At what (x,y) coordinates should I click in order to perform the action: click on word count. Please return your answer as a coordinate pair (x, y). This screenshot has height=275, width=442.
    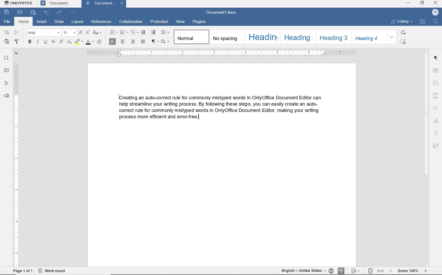
    Looking at the image, I should click on (54, 271).